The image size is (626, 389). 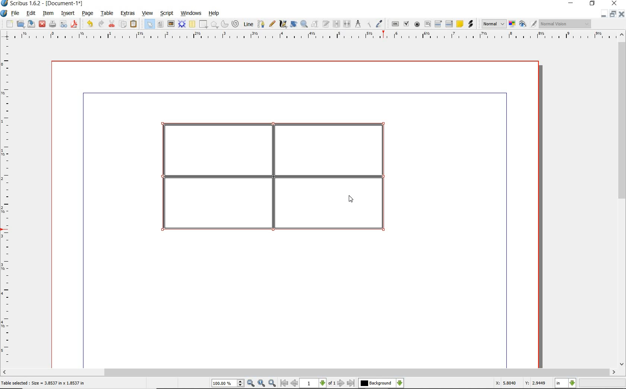 What do you see at coordinates (326, 23) in the screenshot?
I see `edit text with story editor` at bounding box center [326, 23].